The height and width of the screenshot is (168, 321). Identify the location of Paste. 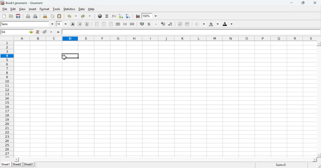
(59, 16).